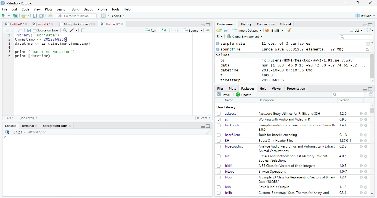 The width and height of the screenshot is (377, 198). Describe the element at coordinates (43, 24) in the screenshot. I see `sound.R*` at that location.